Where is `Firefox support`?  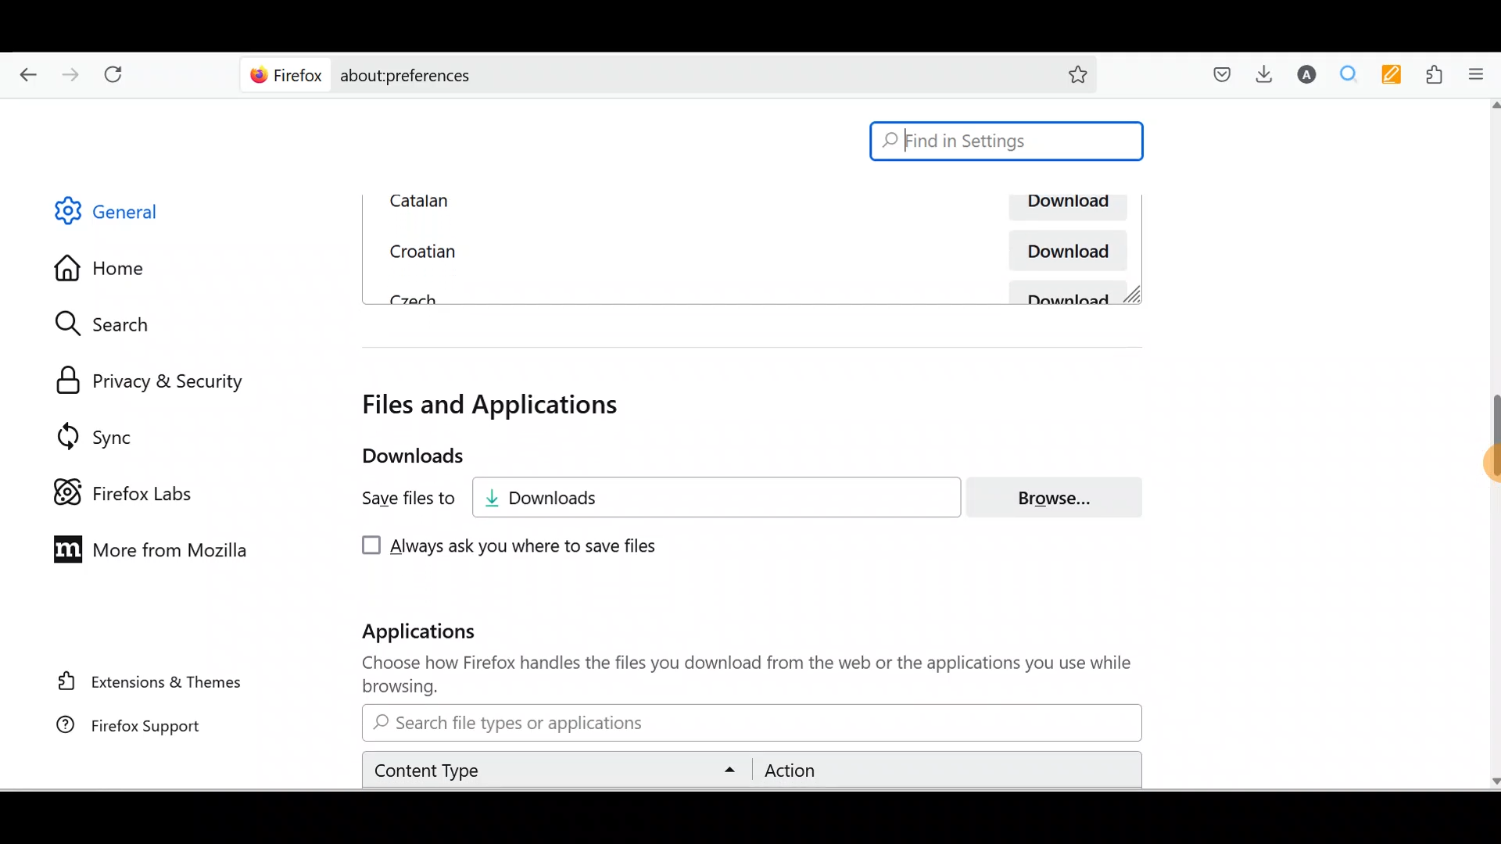
Firefox support is located at coordinates (124, 727).